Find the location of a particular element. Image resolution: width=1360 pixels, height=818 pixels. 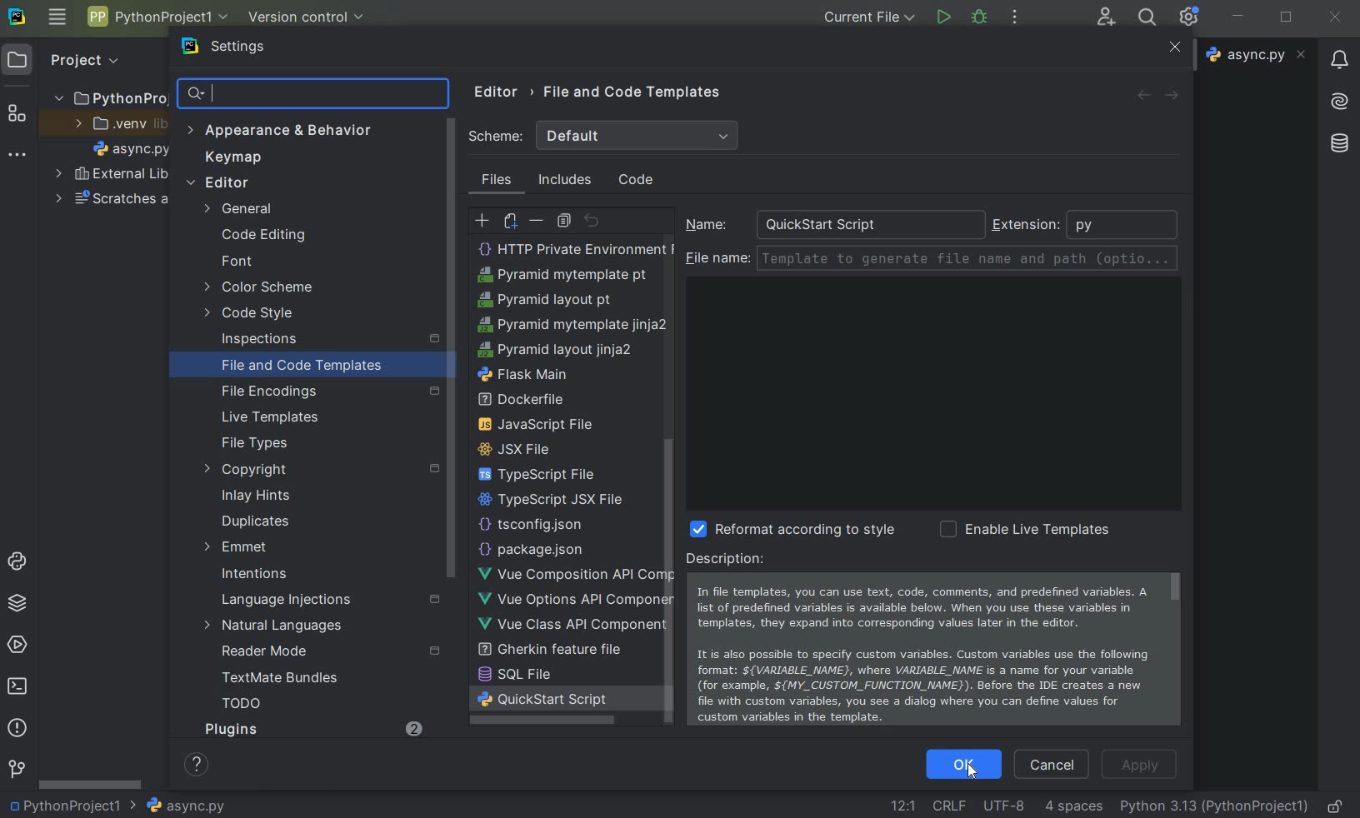

code with me is located at coordinates (1106, 18).